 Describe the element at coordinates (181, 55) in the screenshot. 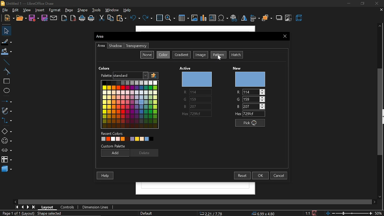

I see `gradient` at that location.